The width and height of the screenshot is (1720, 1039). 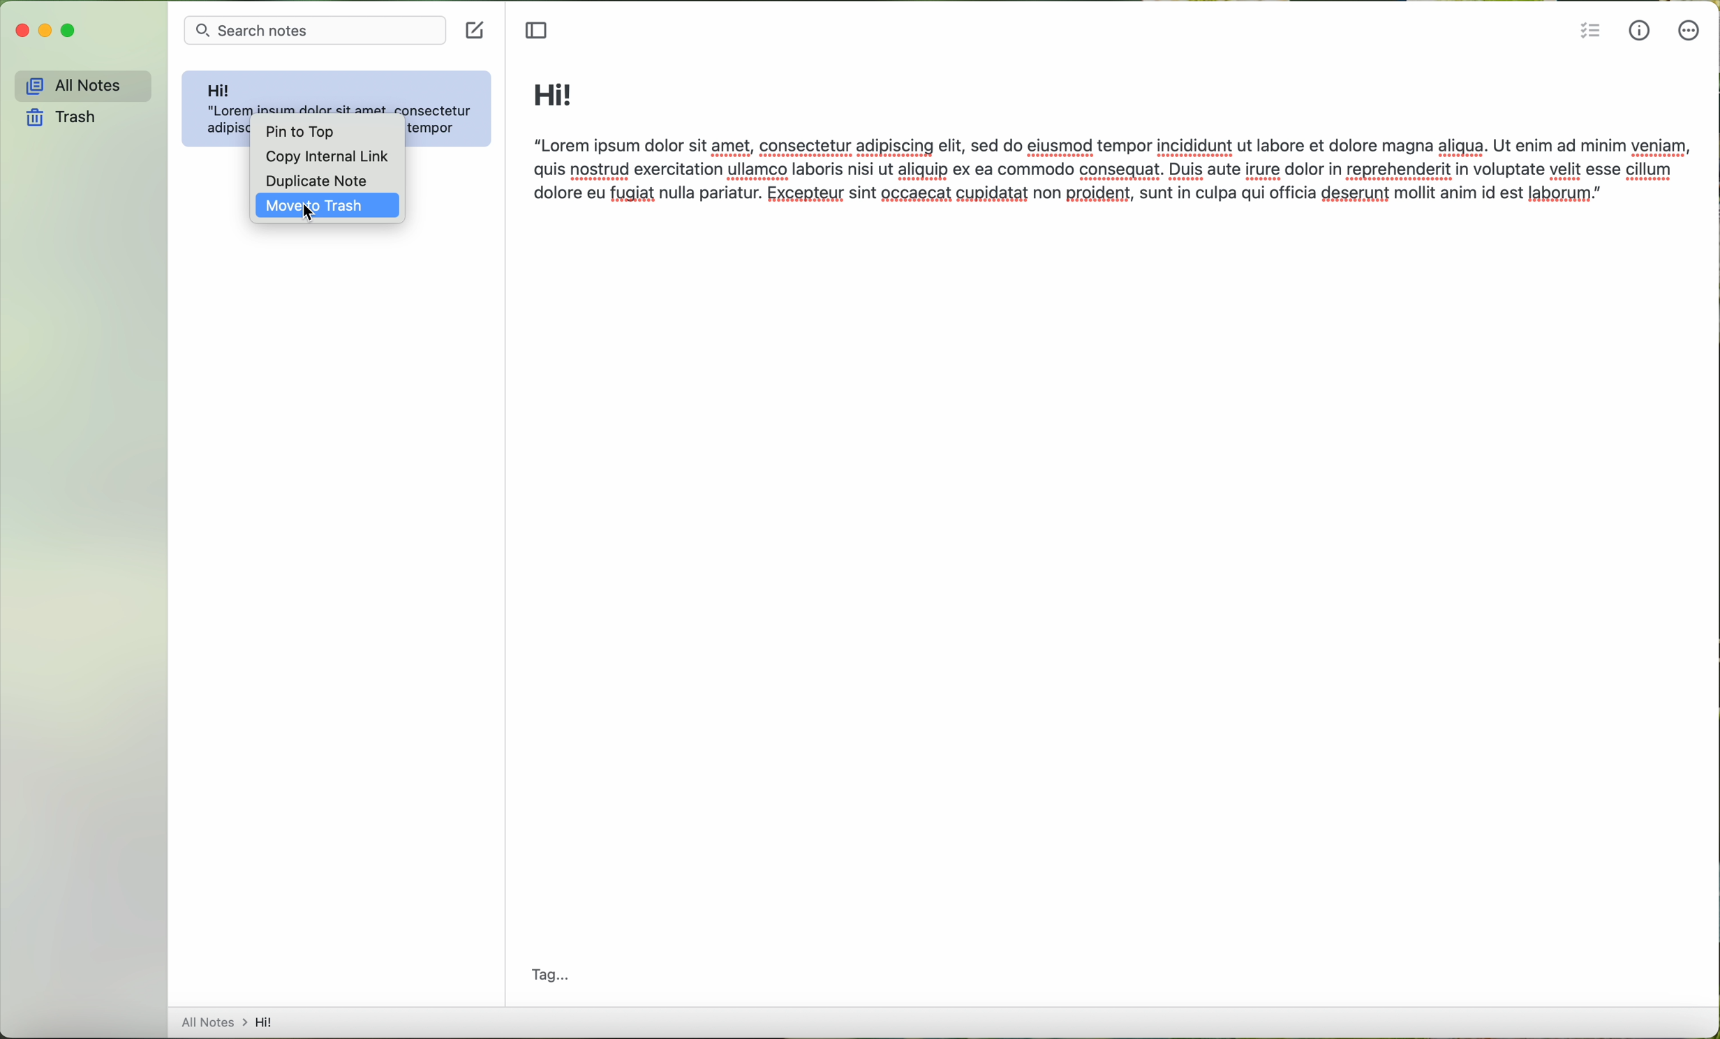 I want to click on all notes > hi!, so click(x=231, y=1022).